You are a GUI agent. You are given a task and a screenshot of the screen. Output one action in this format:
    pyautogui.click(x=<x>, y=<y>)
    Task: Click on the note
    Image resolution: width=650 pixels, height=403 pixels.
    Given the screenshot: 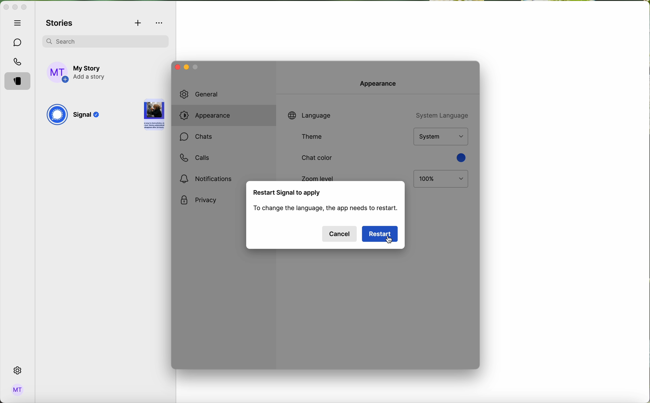 What is the action you would take?
    pyautogui.click(x=326, y=209)
    